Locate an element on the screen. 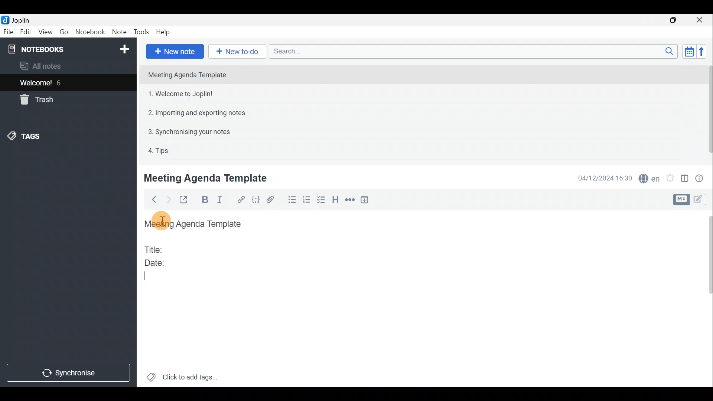  Toggle editors is located at coordinates (700, 200).